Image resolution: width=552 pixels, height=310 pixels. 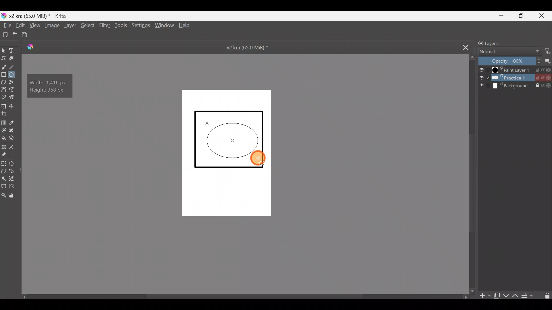 What do you see at coordinates (479, 43) in the screenshot?
I see `lock/unlock docker` at bounding box center [479, 43].